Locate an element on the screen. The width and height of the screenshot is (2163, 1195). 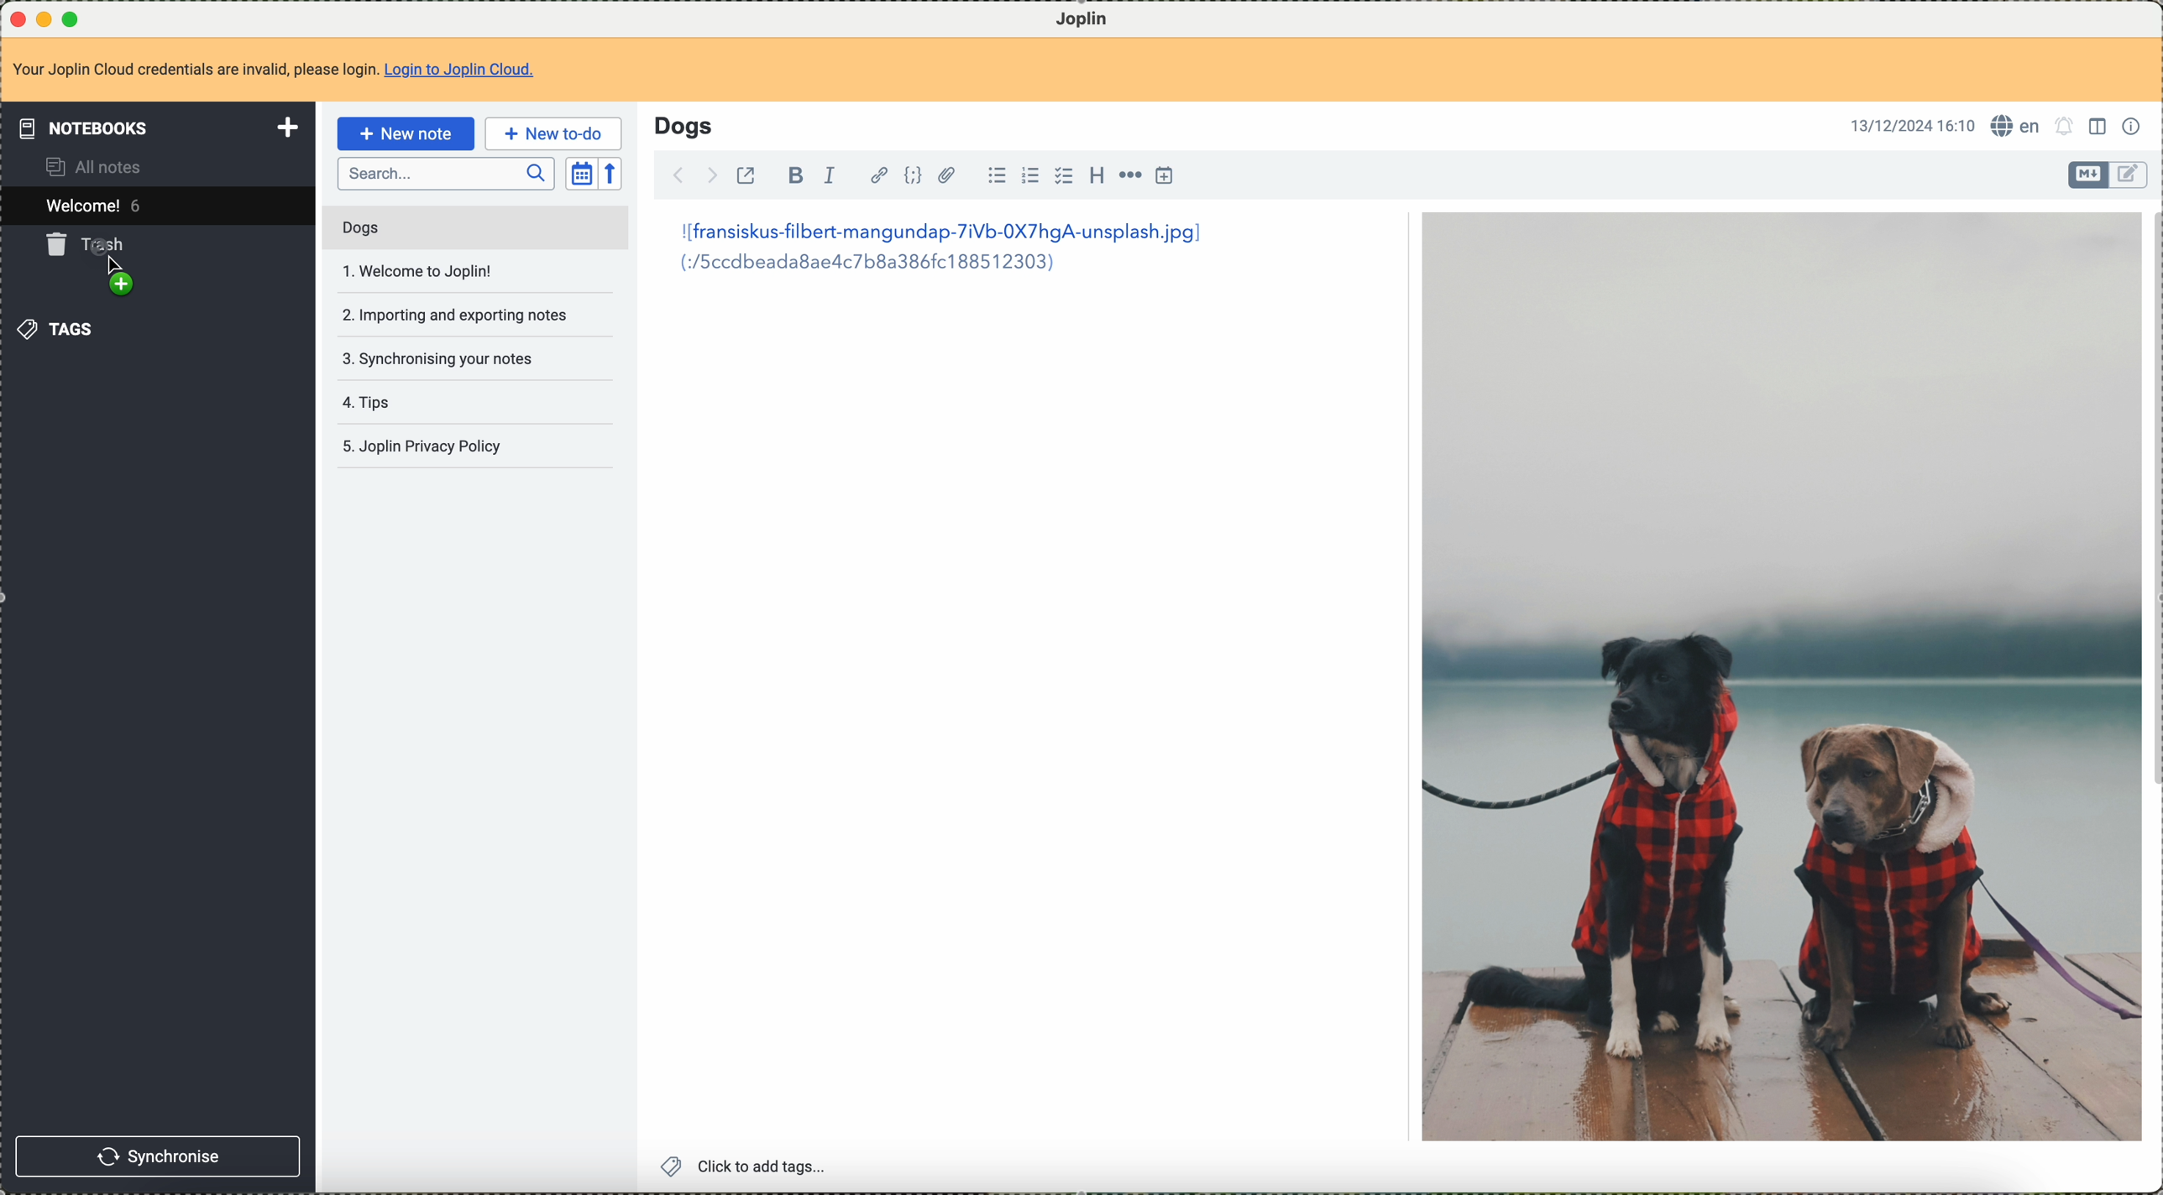
all notes is located at coordinates (97, 166).